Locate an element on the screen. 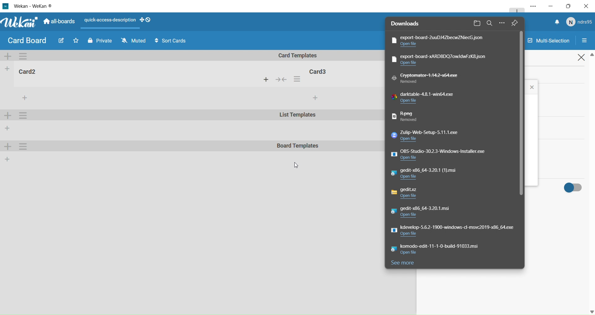 The height and width of the screenshot is (315, 595). minimize is located at coordinates (550, 6).